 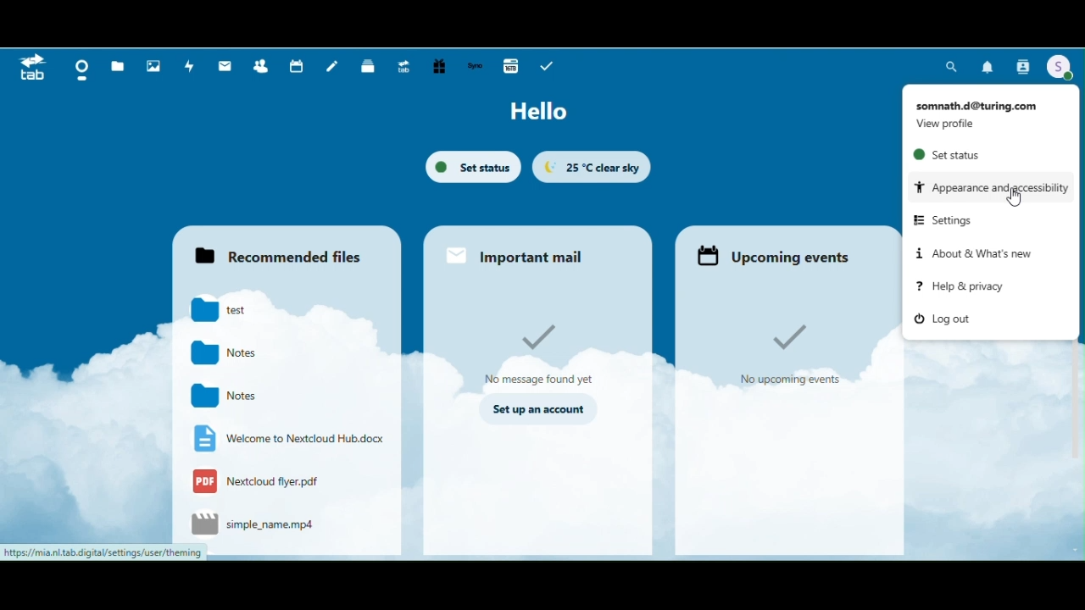 What do you see at coordinates (990, 186) in the screenshot?
I see `Appearance and accessibility` at bounding box center [990, 186].